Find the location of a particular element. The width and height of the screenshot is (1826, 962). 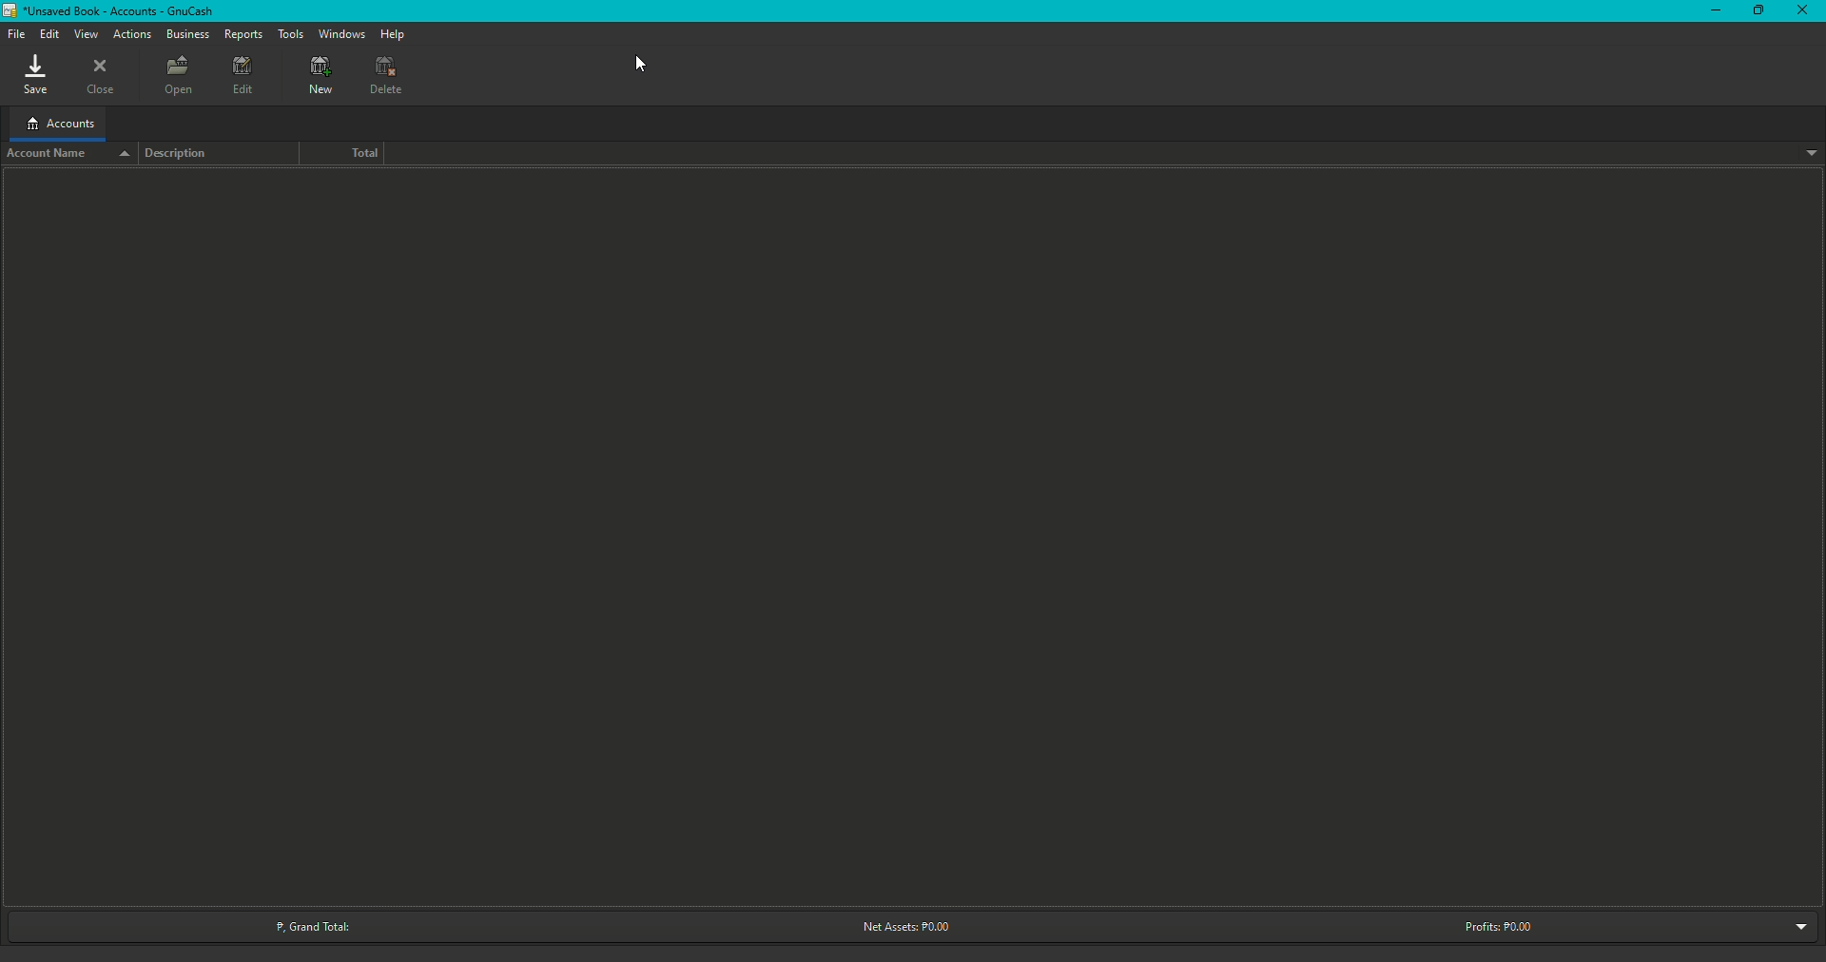

Edit is located at coordinates (246, 75).